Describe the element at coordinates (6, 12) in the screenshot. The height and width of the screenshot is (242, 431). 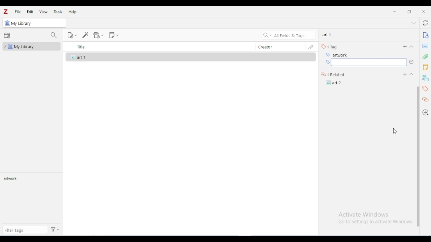
I see `logo` at that location.